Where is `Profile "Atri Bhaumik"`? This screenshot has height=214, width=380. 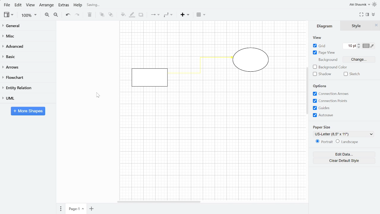 Profile "Atri Bhaumik" is located at coordinates (360, 4).